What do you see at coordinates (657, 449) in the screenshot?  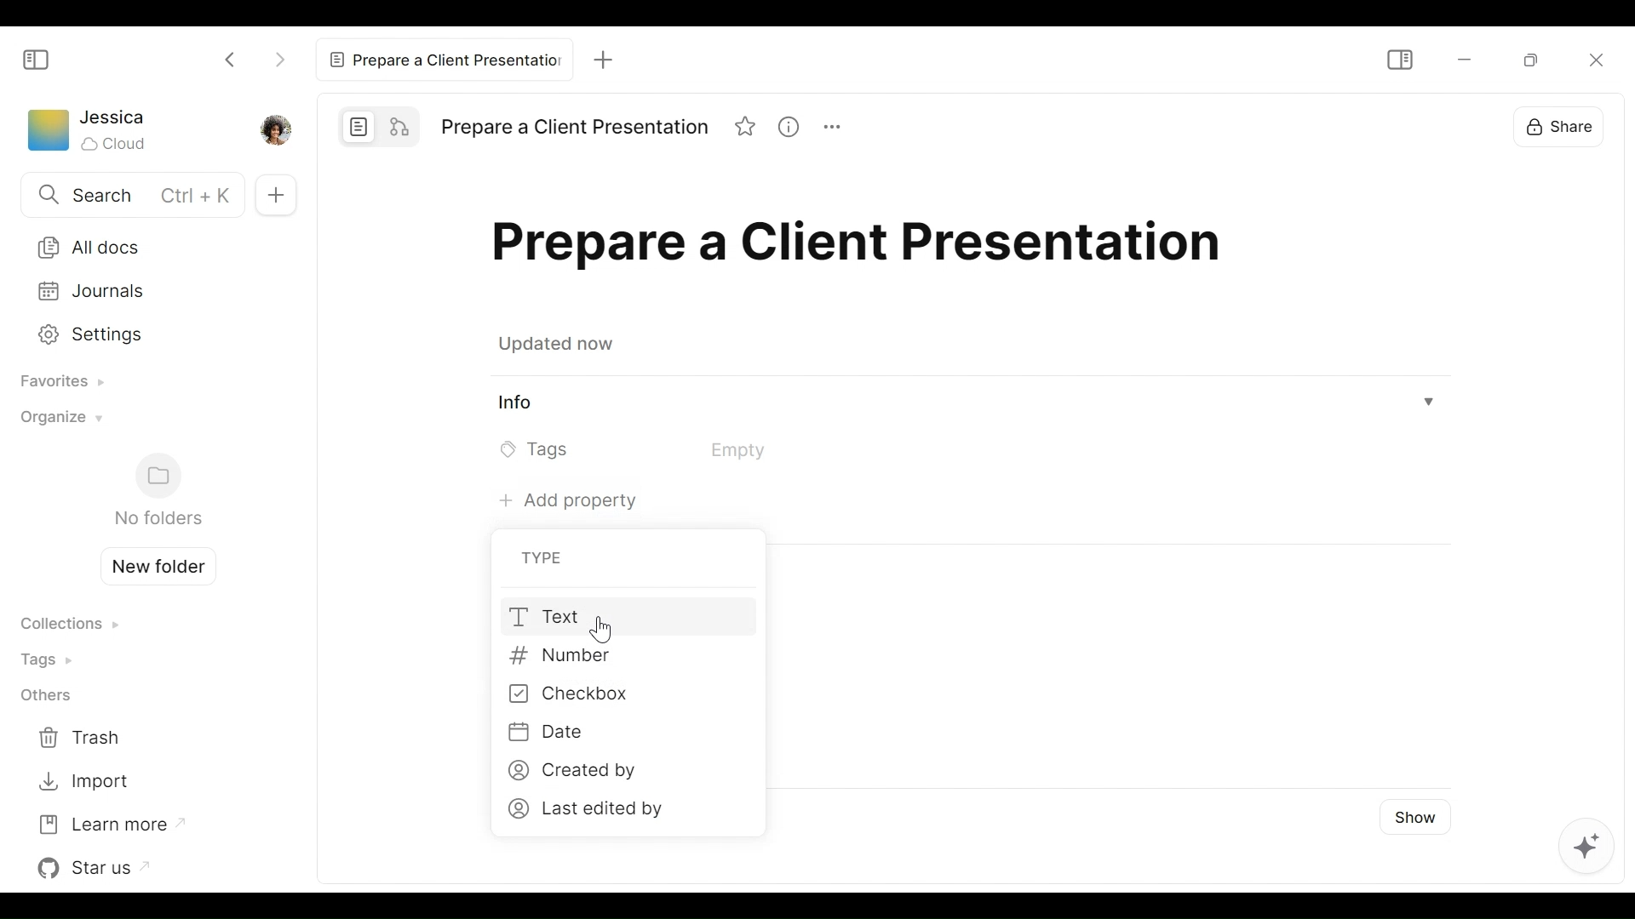 I see `Tags` at bounding box center [657, 449].